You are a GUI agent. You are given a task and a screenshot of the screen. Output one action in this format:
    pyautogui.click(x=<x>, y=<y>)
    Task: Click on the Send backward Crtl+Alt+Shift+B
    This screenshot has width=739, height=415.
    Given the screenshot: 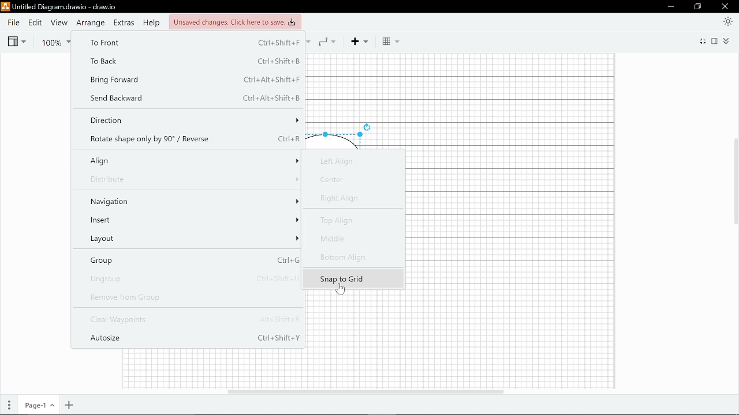 What is the action you would take?
    pyautogui.click(x=193, y=99)
    